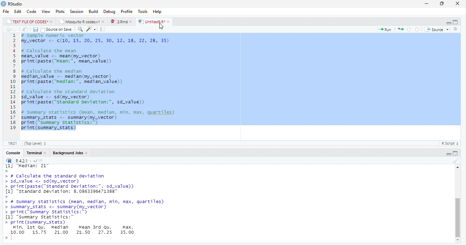  What do you see at coordinates (409, 30) in the screenshot?
I see `previous section` at bounding box center [409, 30].